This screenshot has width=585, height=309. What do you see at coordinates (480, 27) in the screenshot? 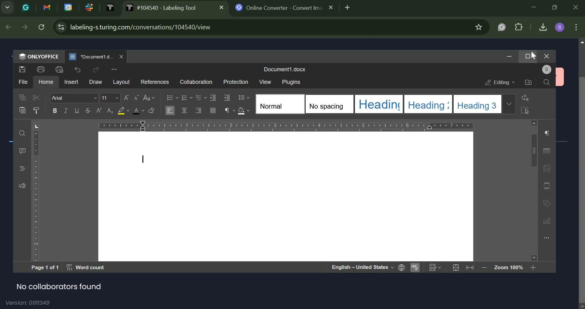
I see `Bookmarks` at bounding box center [480, 27].